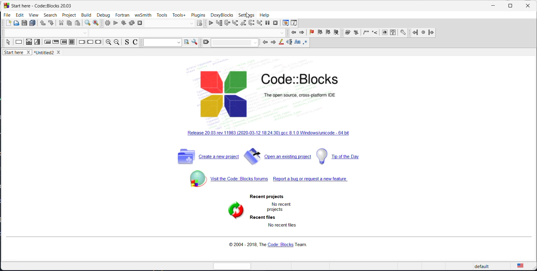 This screenshot has height=271, width=537. What do you see at coordinates (191, 24) in the screenshot?
I see `dropdown` at bounding box center [191, 24].